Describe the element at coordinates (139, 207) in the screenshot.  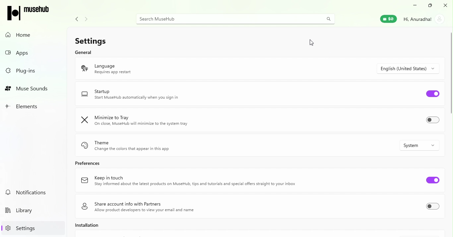
I see `Share account info with partners` at that location.